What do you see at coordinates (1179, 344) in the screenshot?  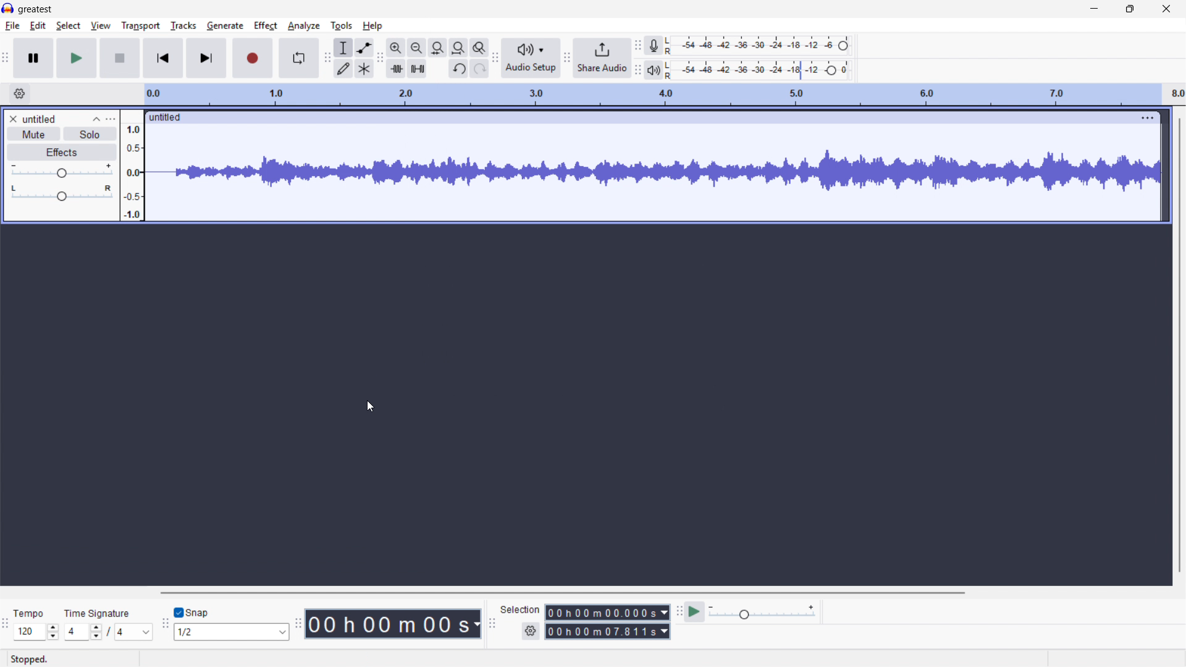 I see `vertical scrollbar` at bounding box center [1179, 344].